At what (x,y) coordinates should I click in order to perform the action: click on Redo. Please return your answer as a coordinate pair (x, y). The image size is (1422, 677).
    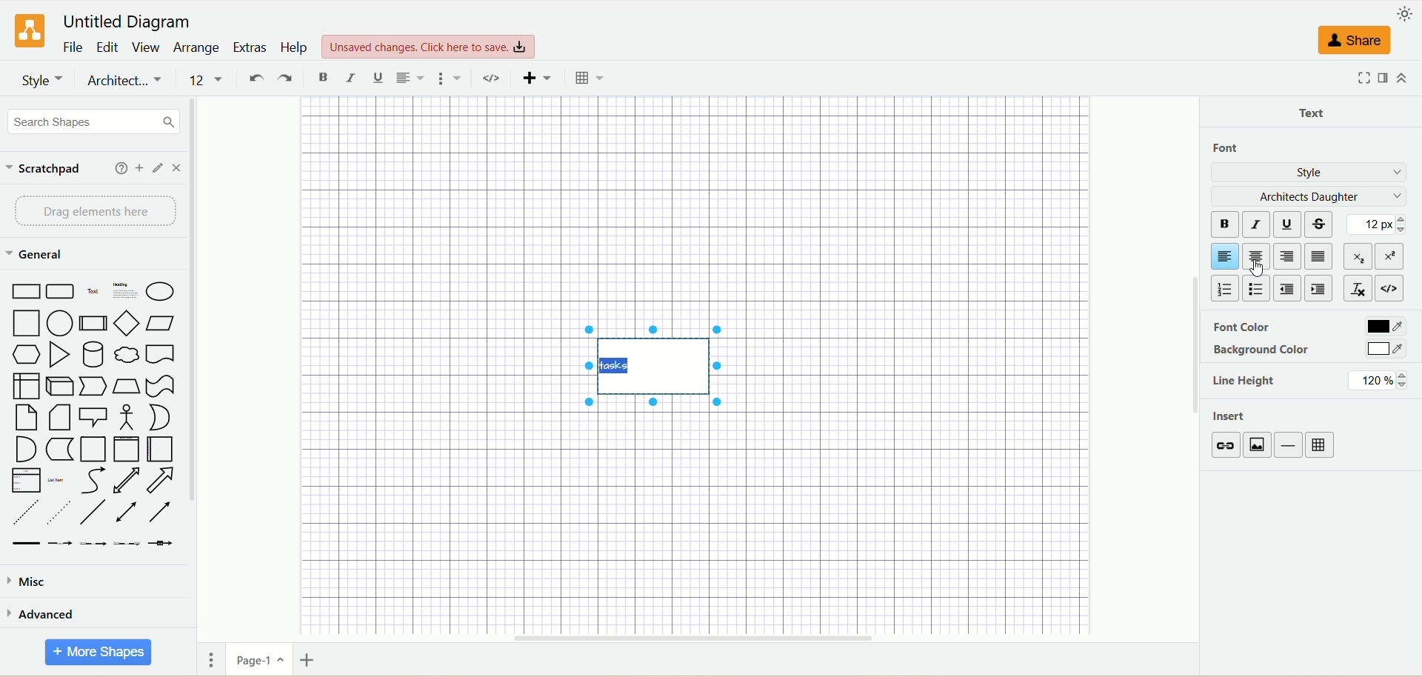
    Looking at the image, I should click on (285, 79).